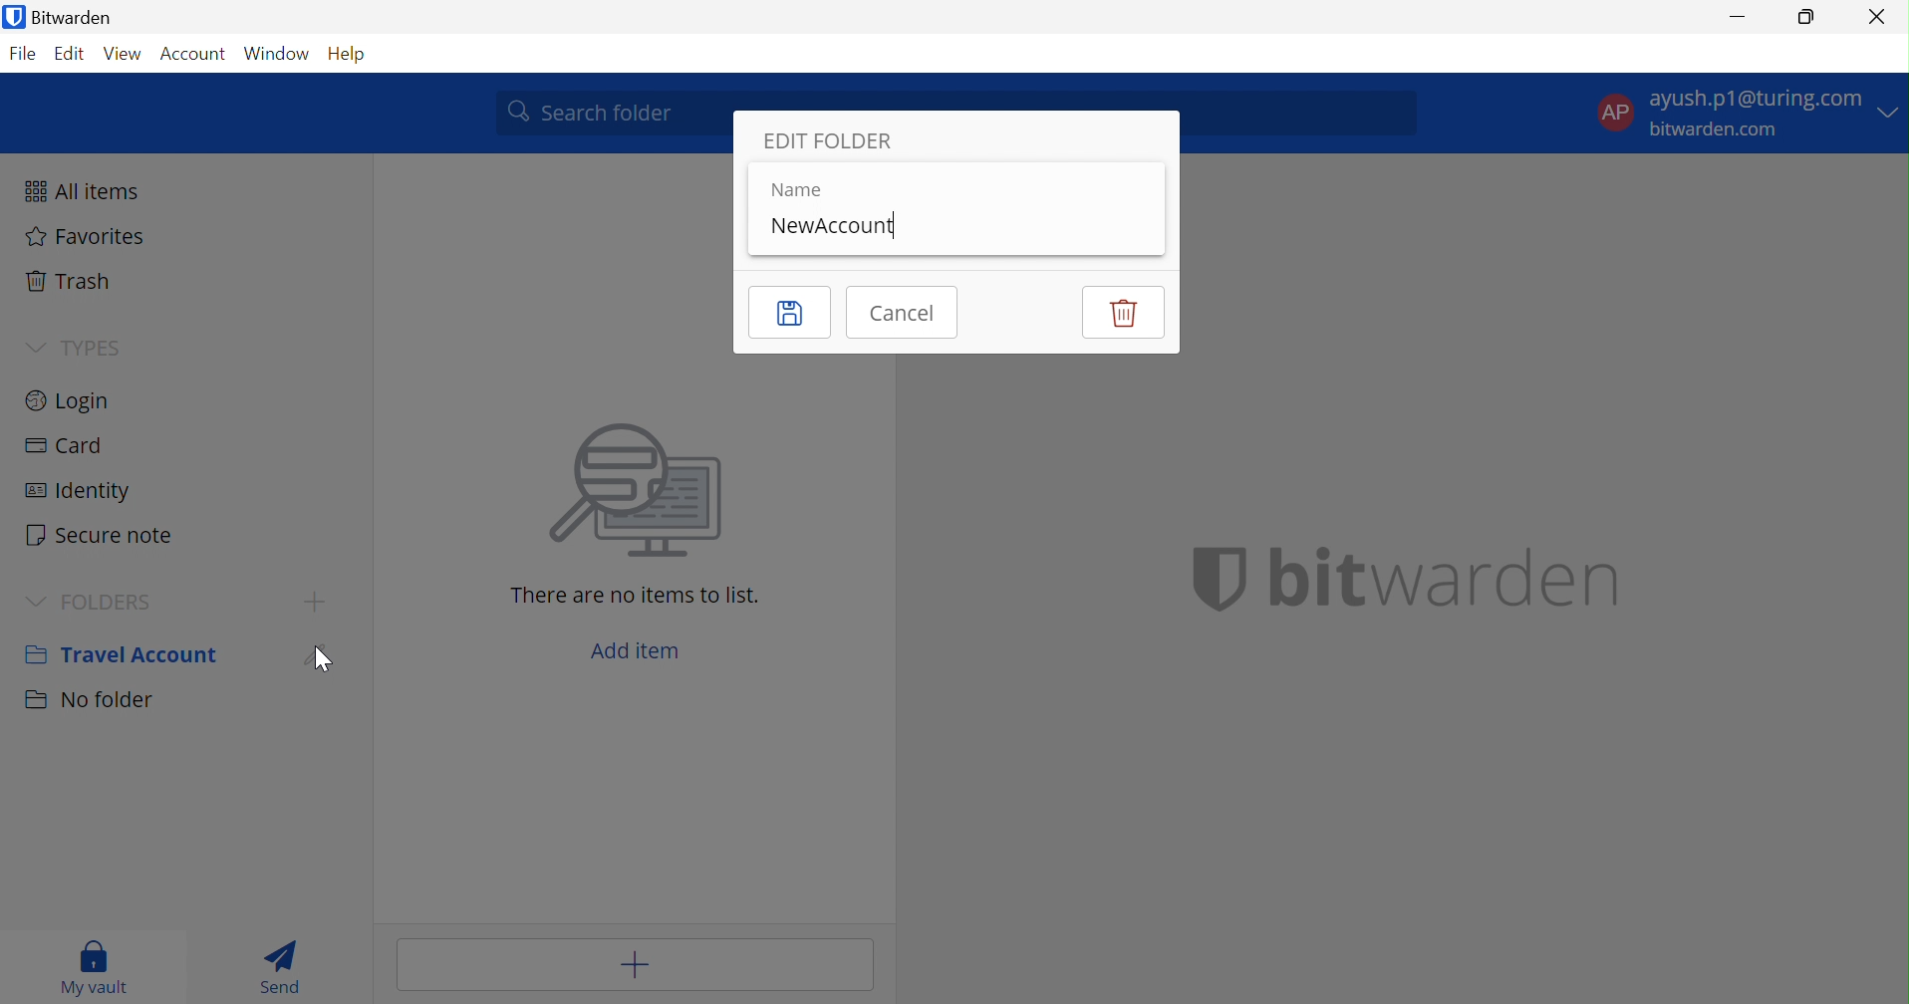  Describe the element at coordinates (105, 533) in the screenshot. I see `Secure note` at that location.